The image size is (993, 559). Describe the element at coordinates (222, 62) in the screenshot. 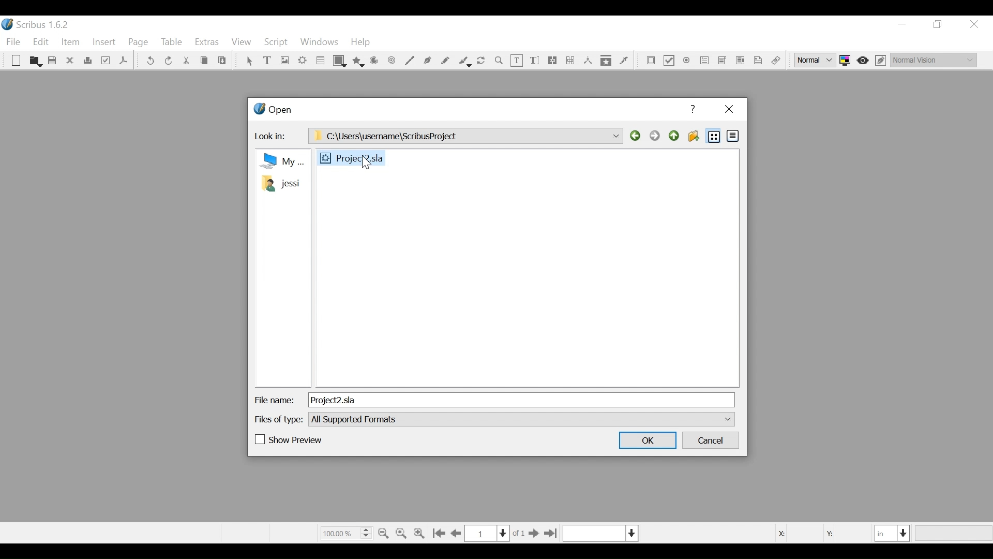

I see `Paste` at that location.